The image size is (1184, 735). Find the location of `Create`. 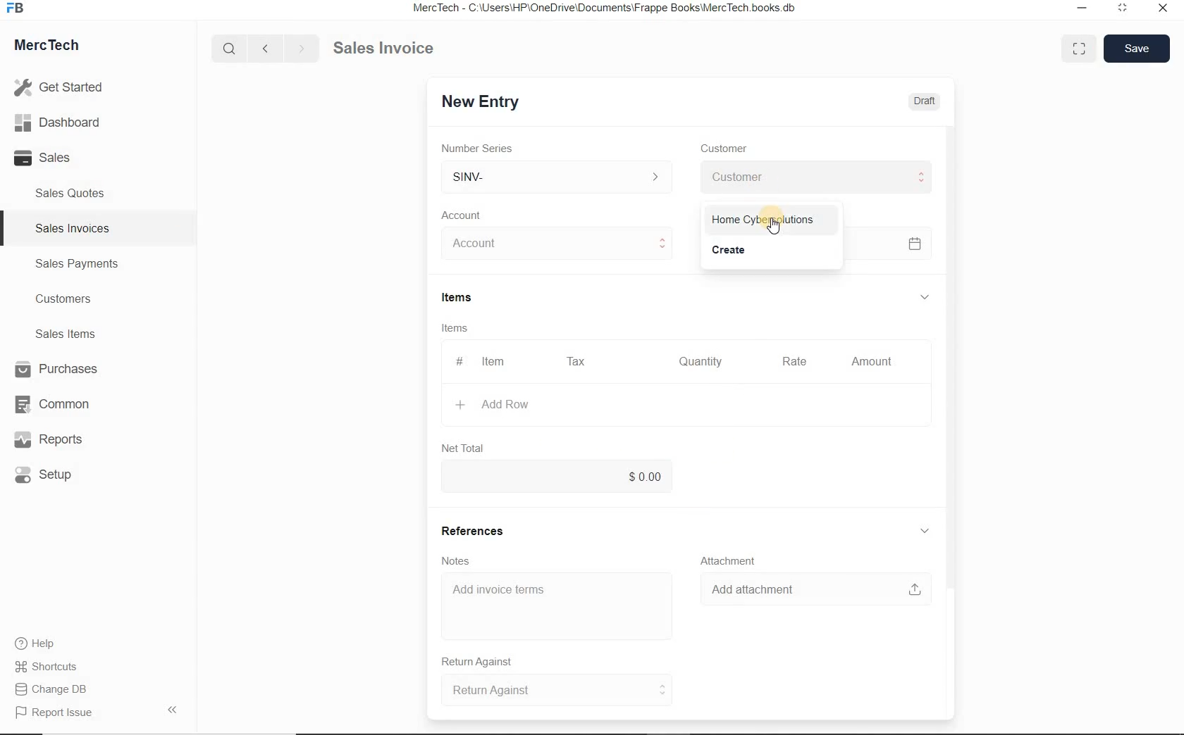

Create is located at coordinates (773, 251).